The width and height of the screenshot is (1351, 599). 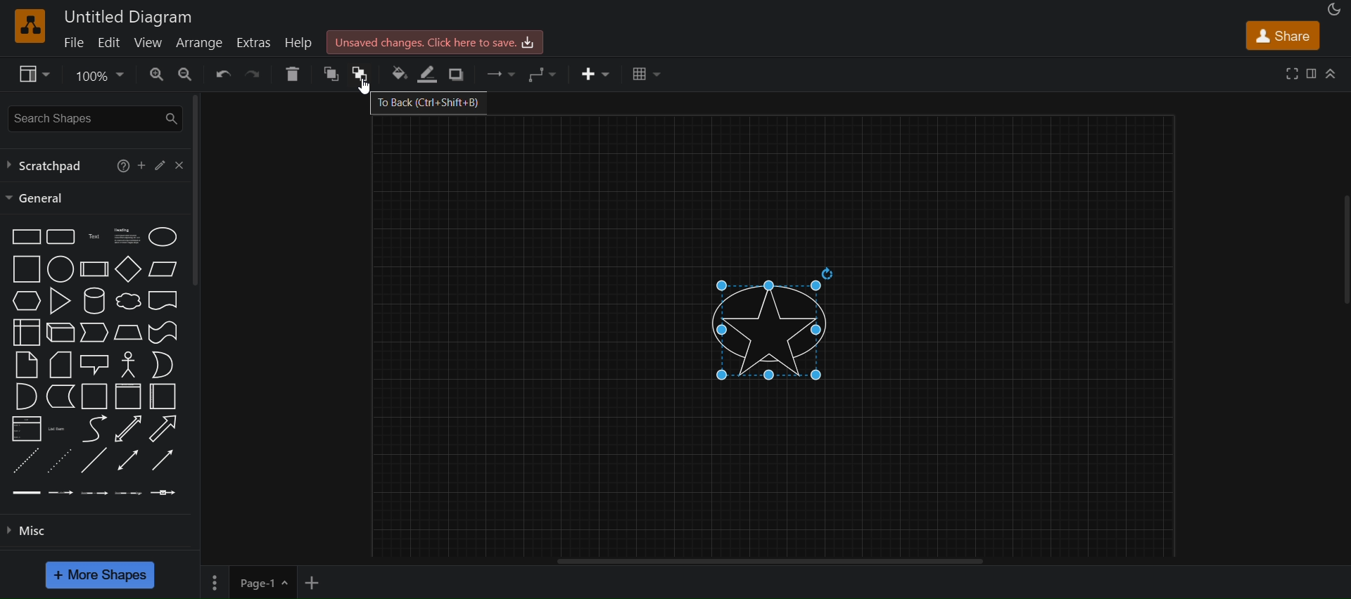 I want to click on textbox, so click(x=129, y=236).